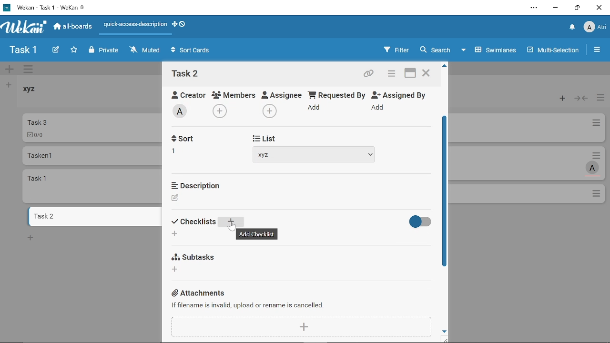 The width and height of the screenshot is (610, 343). I want to click on Card named "Tasken 1", so click(91, 155).